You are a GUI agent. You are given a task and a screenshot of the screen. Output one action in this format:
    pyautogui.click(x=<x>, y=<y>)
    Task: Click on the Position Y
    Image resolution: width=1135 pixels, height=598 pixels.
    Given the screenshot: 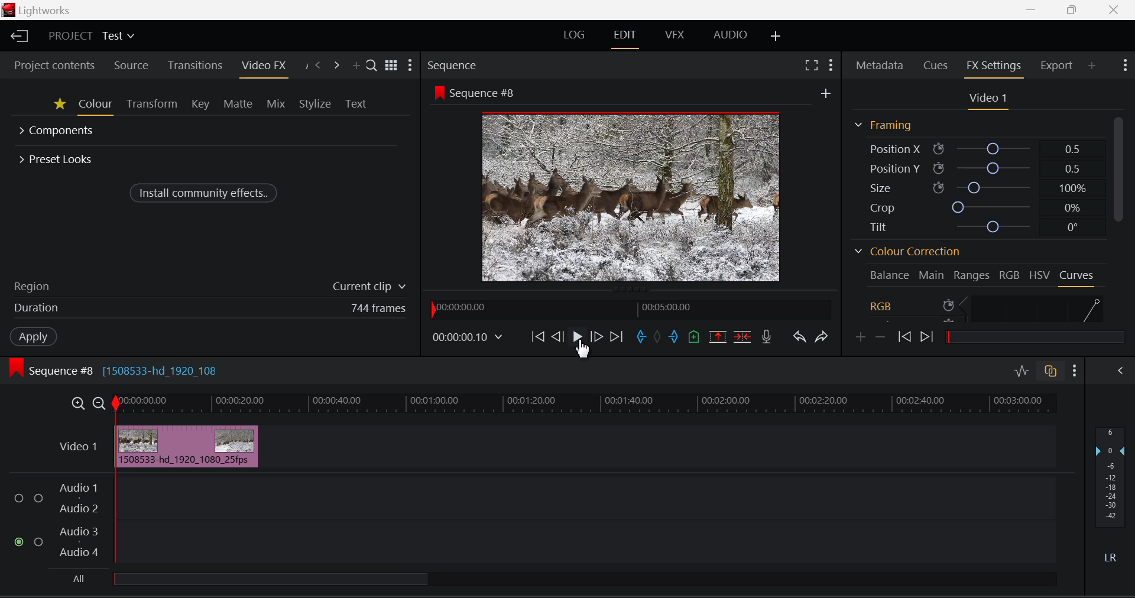 What is the action you would take?
    pyautogui.click(x=976, y=167)
    